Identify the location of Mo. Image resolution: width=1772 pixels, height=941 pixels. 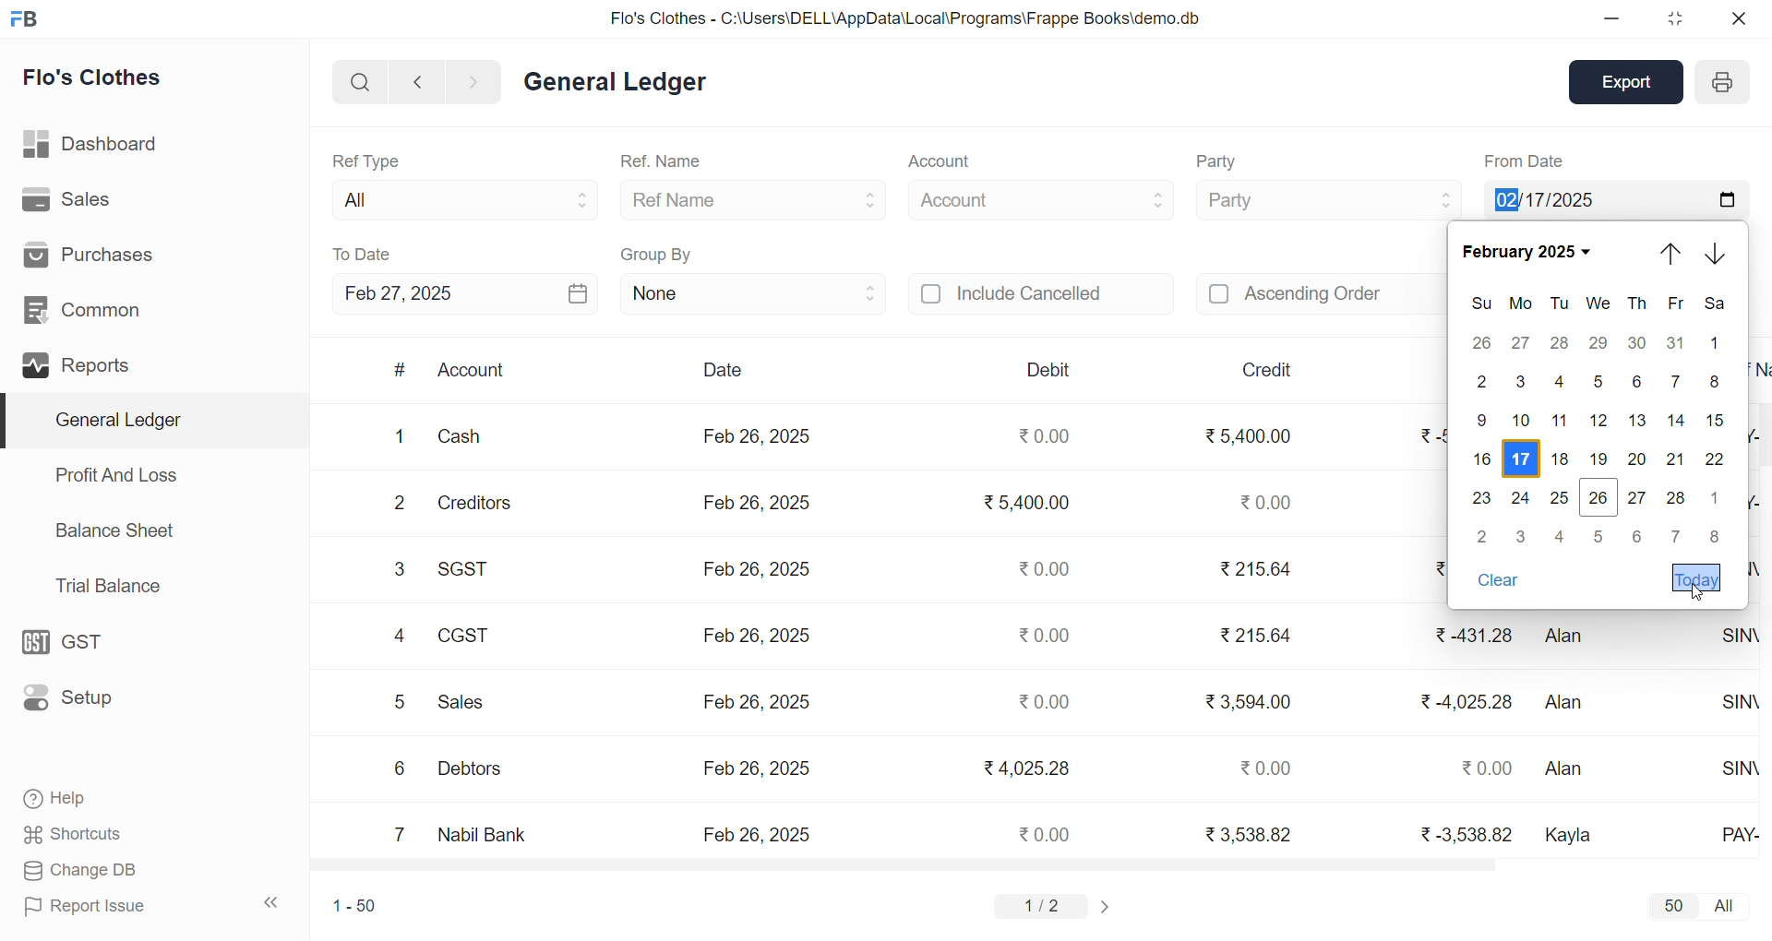
(1517, 304).